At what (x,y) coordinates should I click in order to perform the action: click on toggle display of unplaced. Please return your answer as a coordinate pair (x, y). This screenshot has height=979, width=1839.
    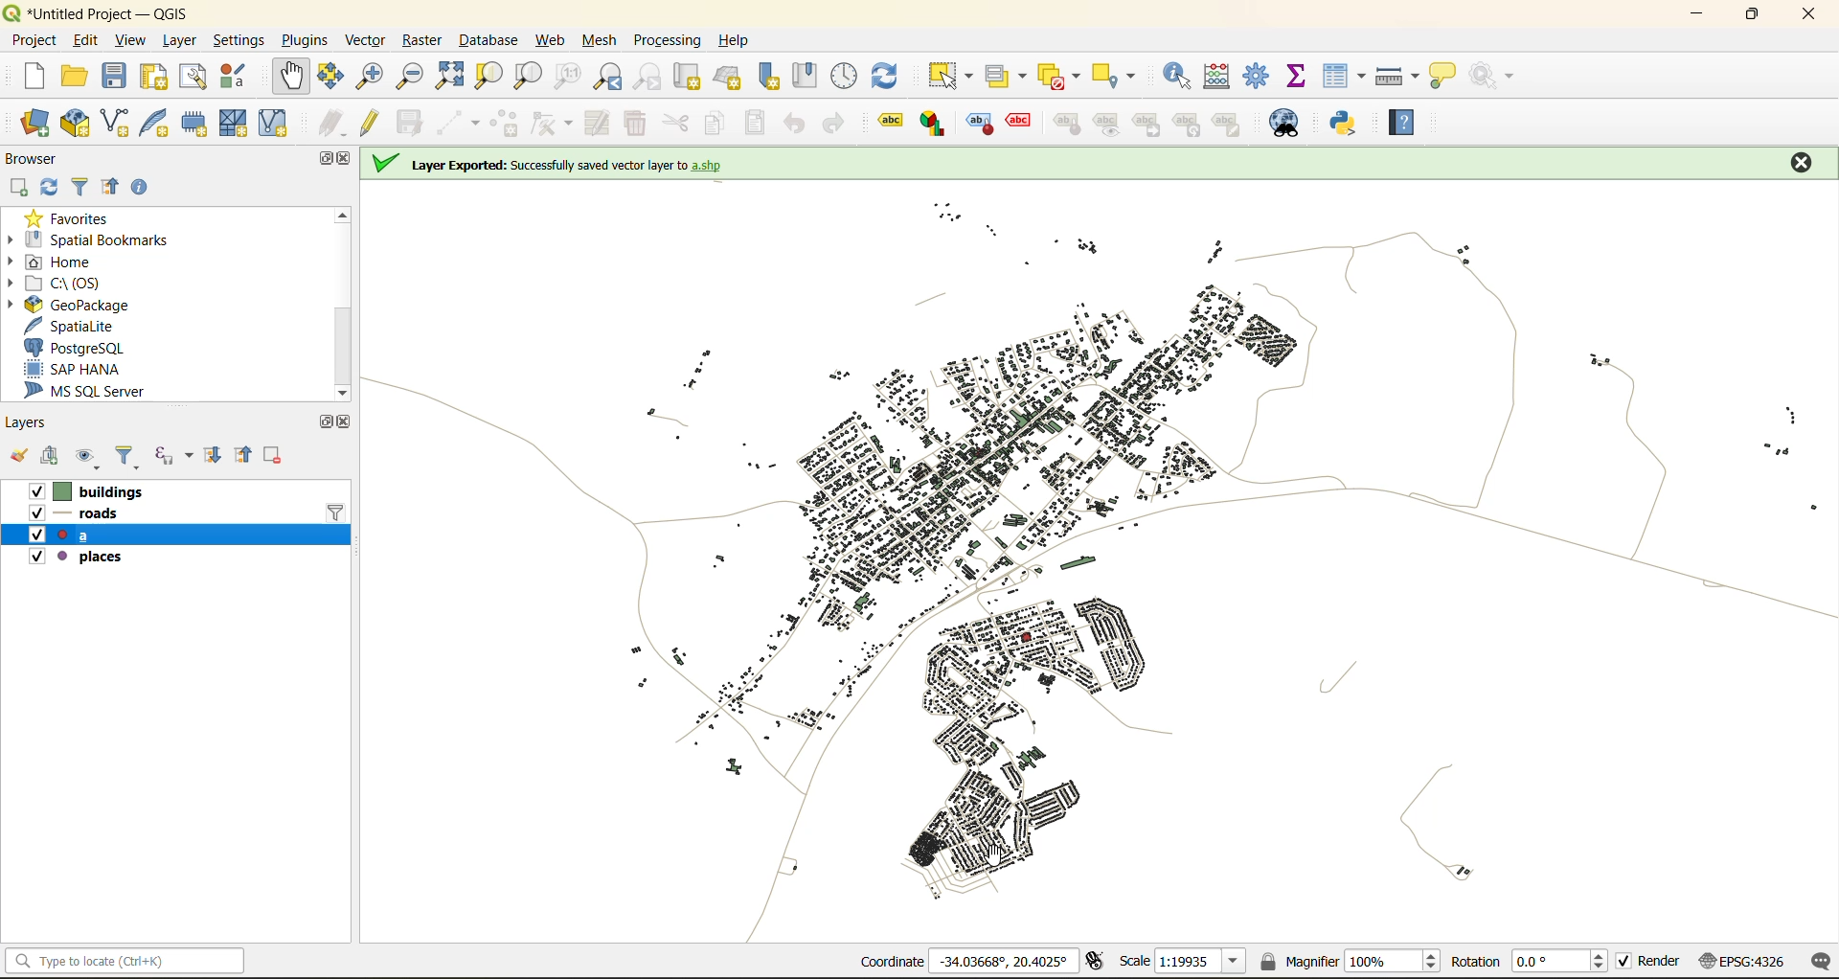
    Looking at the image, I should click on (1020, 124).